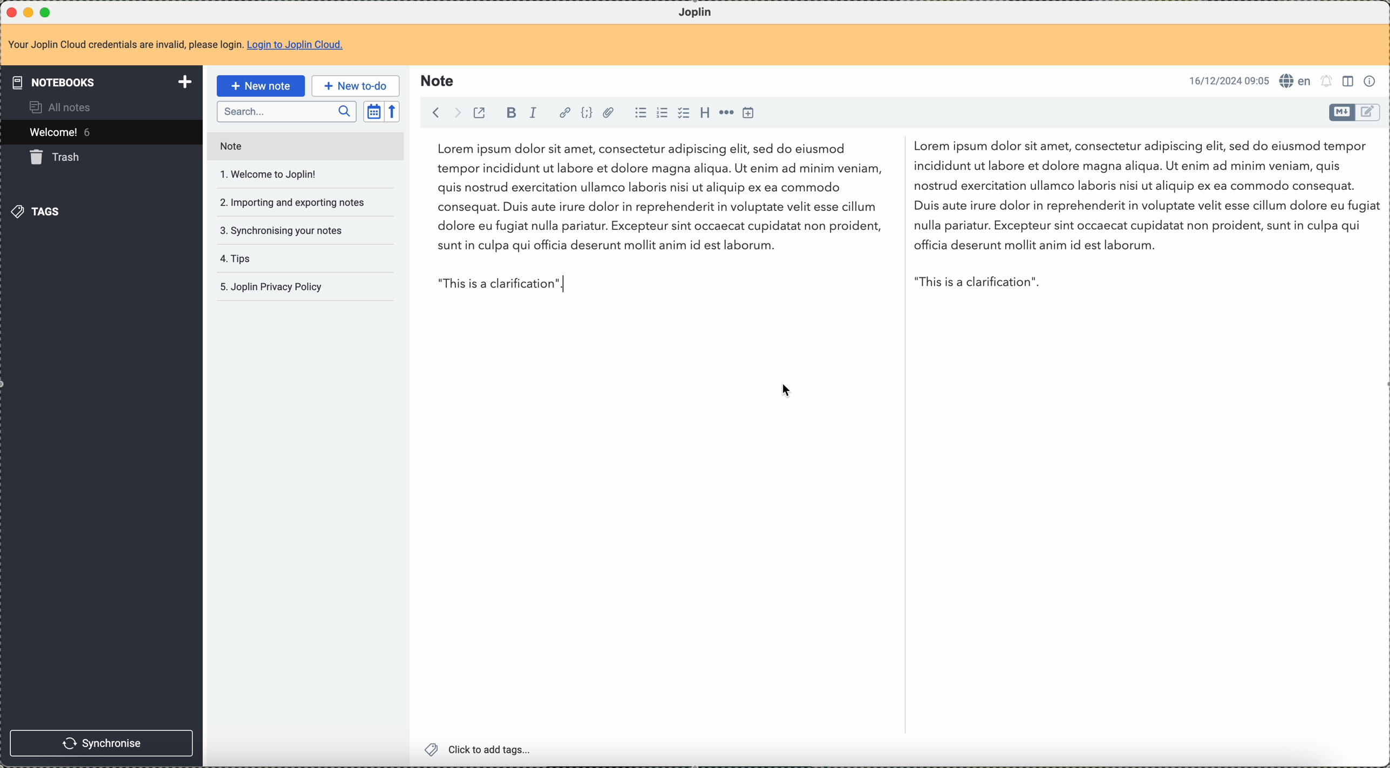  What do you see at coordinates (728, 115) in the screenshot?
I see `horizontal rule` at bounding box center [728, 115].